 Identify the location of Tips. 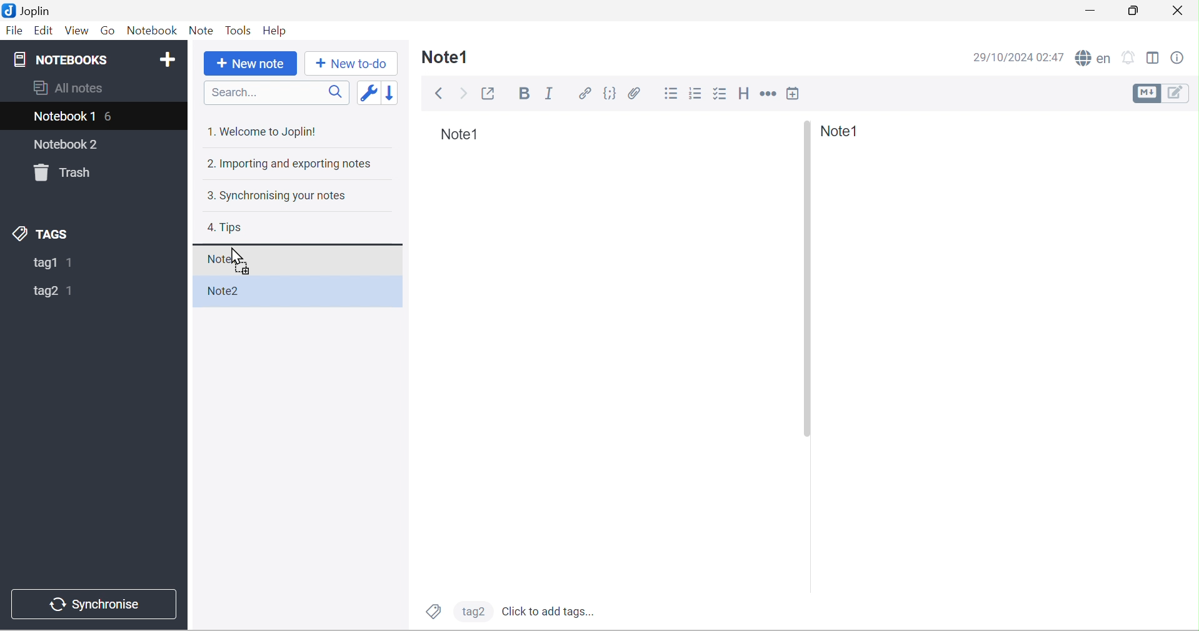
(227, 228).